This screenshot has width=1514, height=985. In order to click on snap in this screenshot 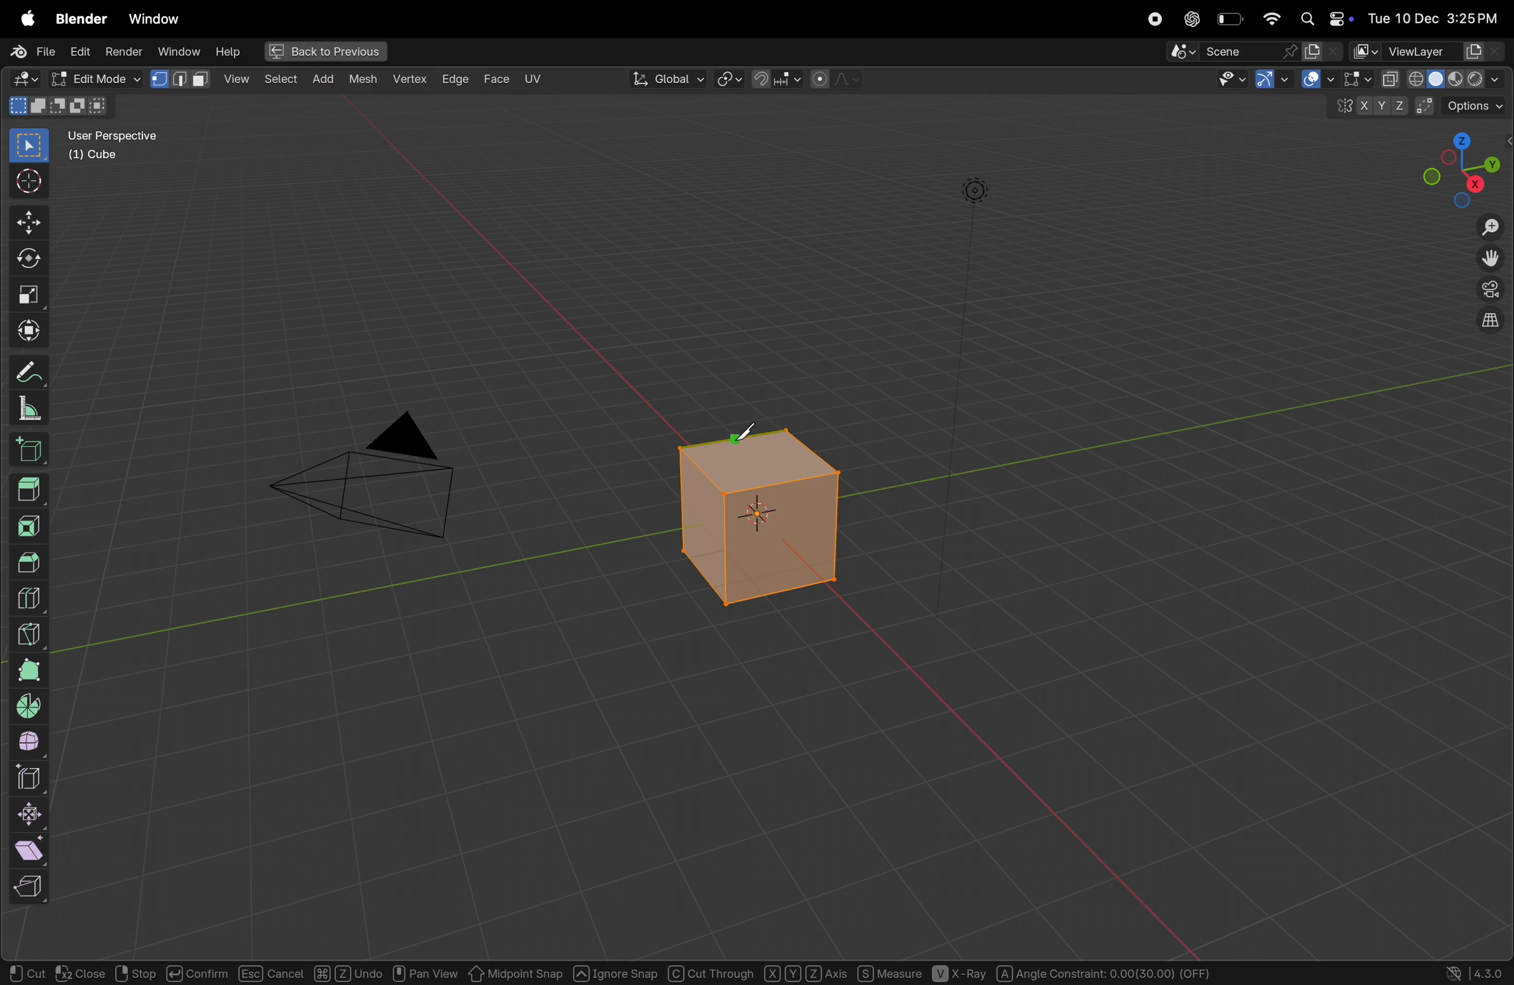, I will do `click(776, 81)`.